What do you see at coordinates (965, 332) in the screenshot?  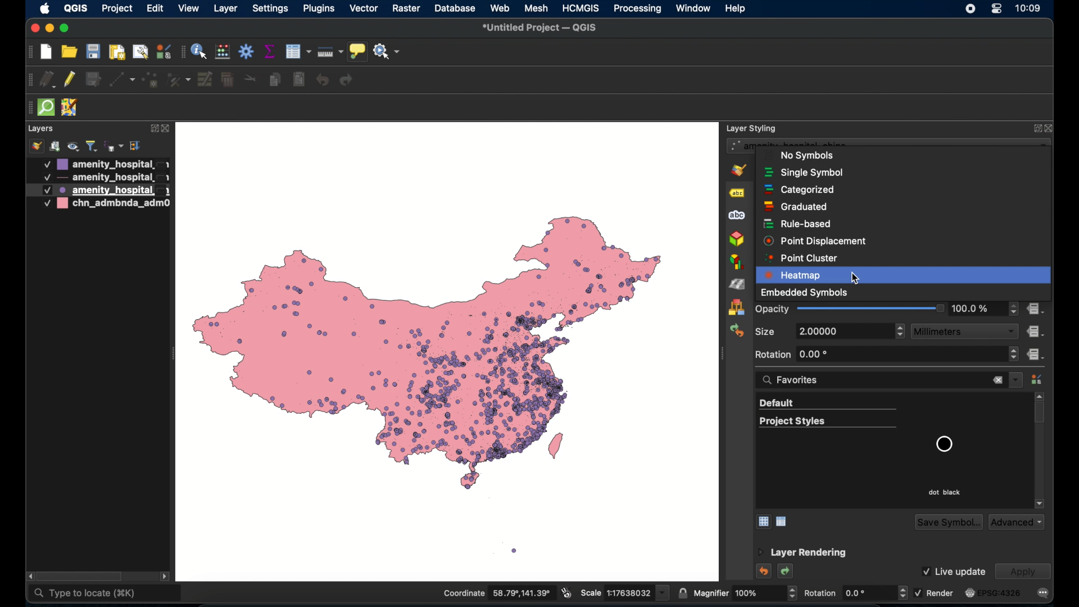 I see `millimeters` at bounding box center [965, 332].